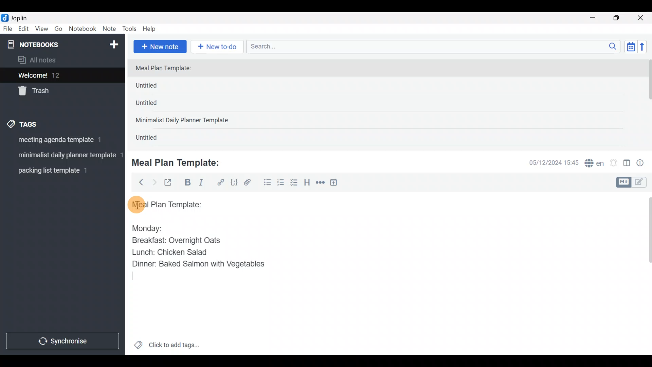  What do you see at coordinates (221, 182) in the screenshot?
I see `Hyperlink` at bounding box center [221, 182].